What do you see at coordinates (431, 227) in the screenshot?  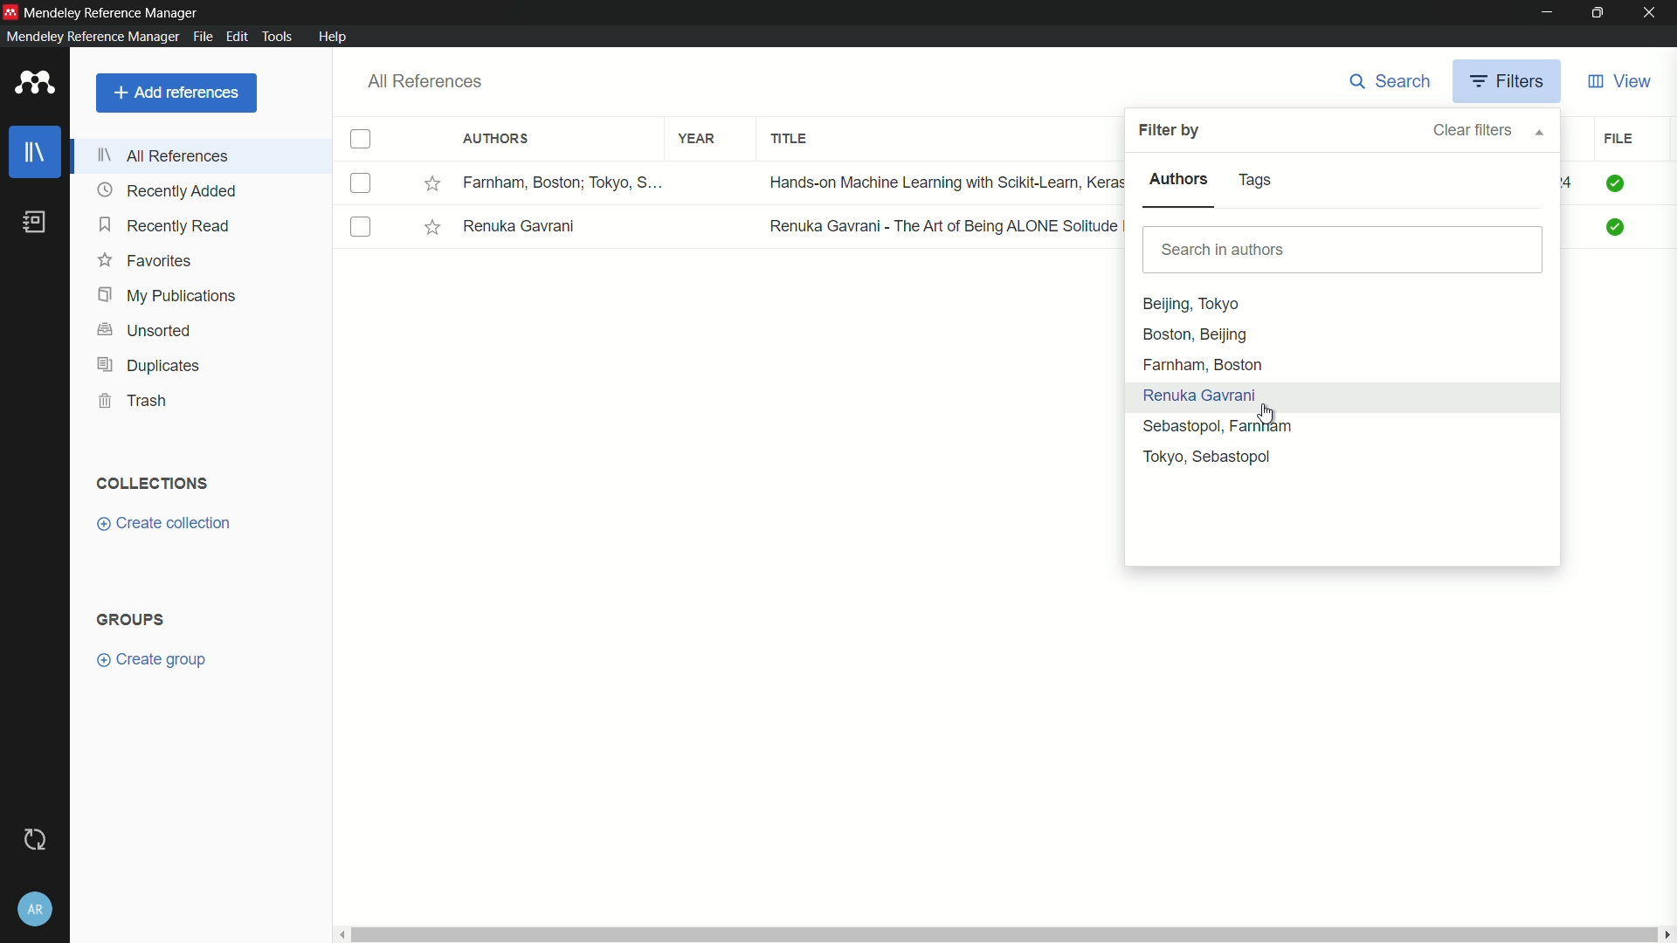 I see `Starred` at bounding box center [431, 227].